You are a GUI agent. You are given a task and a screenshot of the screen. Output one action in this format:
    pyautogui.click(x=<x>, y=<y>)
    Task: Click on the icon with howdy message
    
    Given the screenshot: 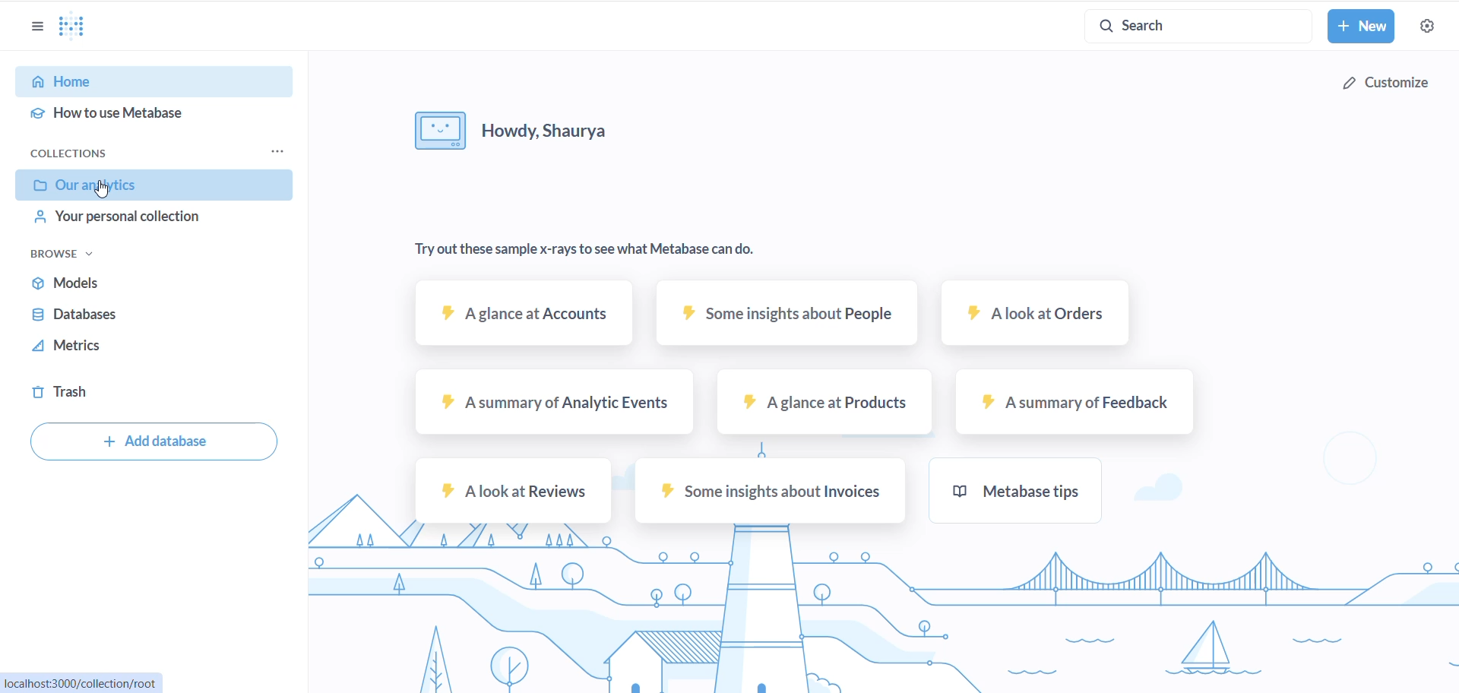 What is the action you would take?
    pyautogui.click(x=432, y=130)
    